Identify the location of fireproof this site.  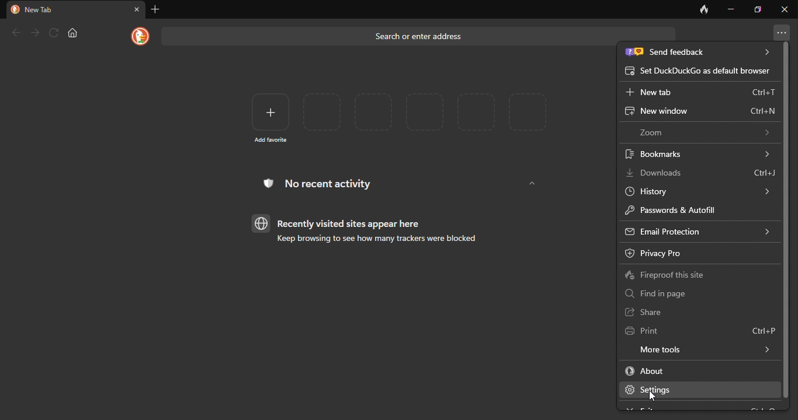
(671, 275).